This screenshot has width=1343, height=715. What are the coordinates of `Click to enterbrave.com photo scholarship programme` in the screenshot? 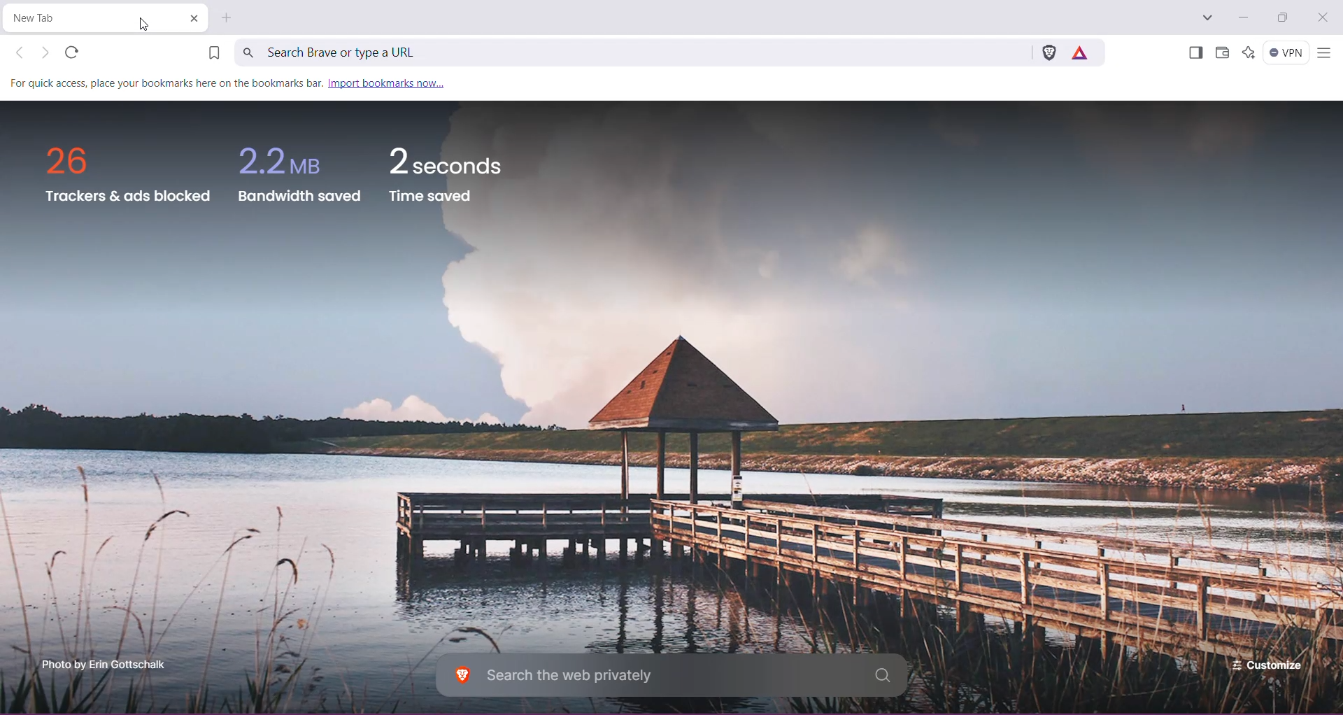 It's located at (105, 663).